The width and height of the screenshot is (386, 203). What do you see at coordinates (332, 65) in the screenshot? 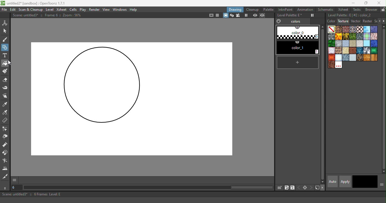
I see `wornleather.bmp` at bounding box center [332, 65].